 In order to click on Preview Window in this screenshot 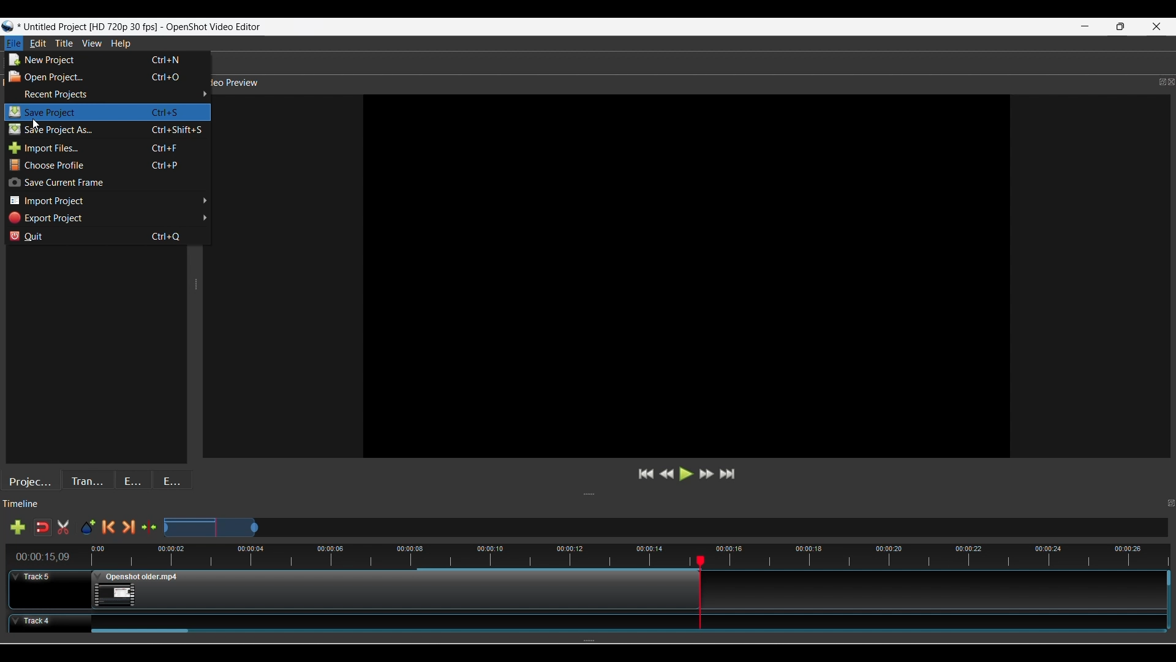, I will do `click(690, 277)`.